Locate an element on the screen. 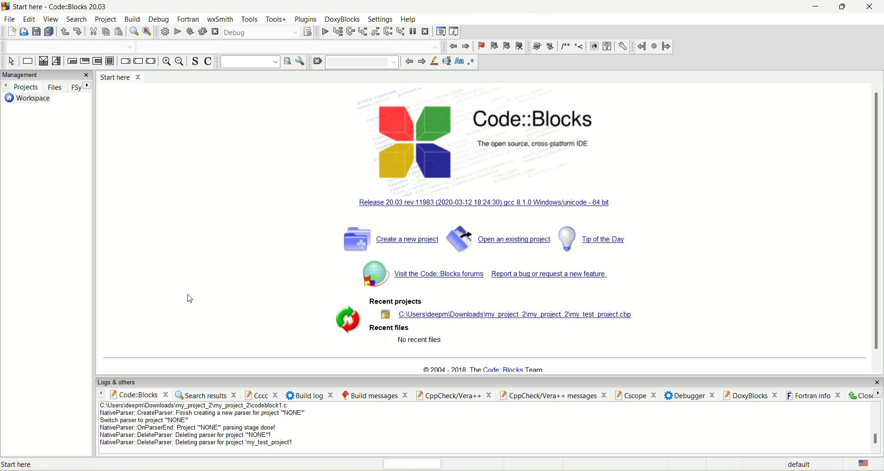  debug is located at coordinates (162, 20).